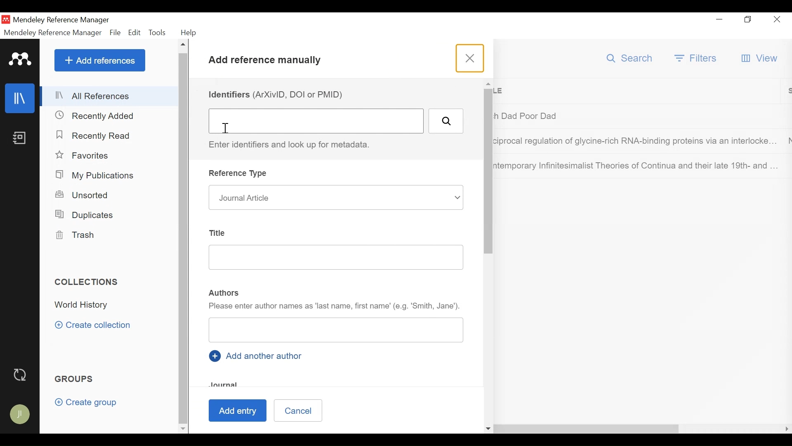 The height and width of the screenshot is (446, 792). Describe the element at coordinates (489, 171) in the screenshot. I see `Vertical Scroll Bar` at that location.